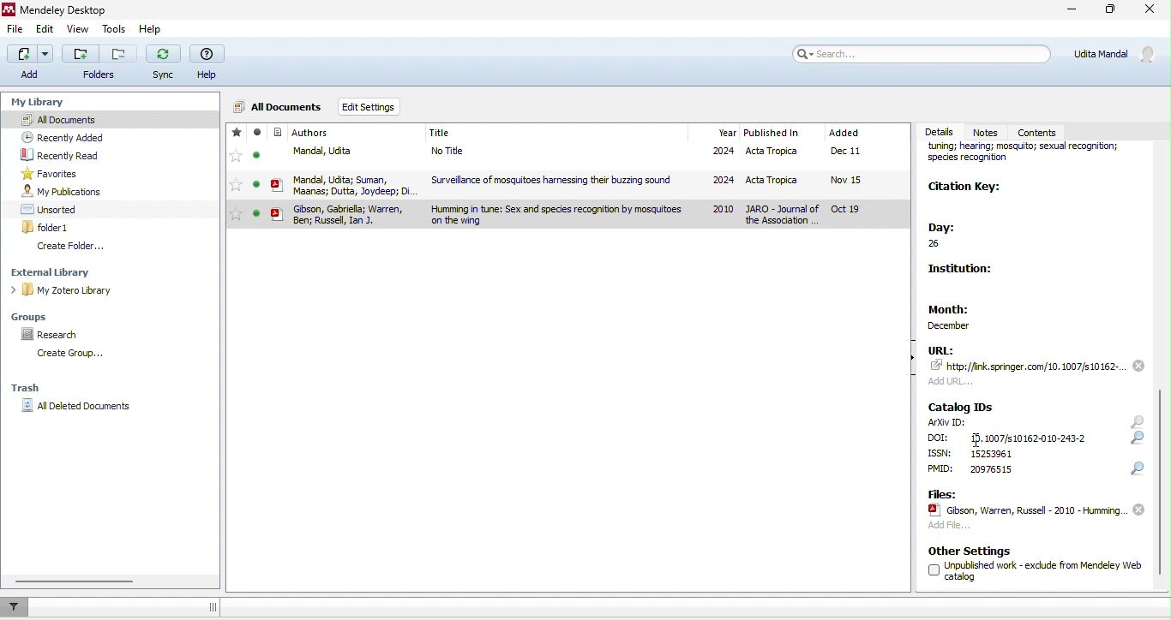  What do you see at coordinates (1069, 11) in the screenshot?
I see `minimize` at bounding box center [1069, 11].